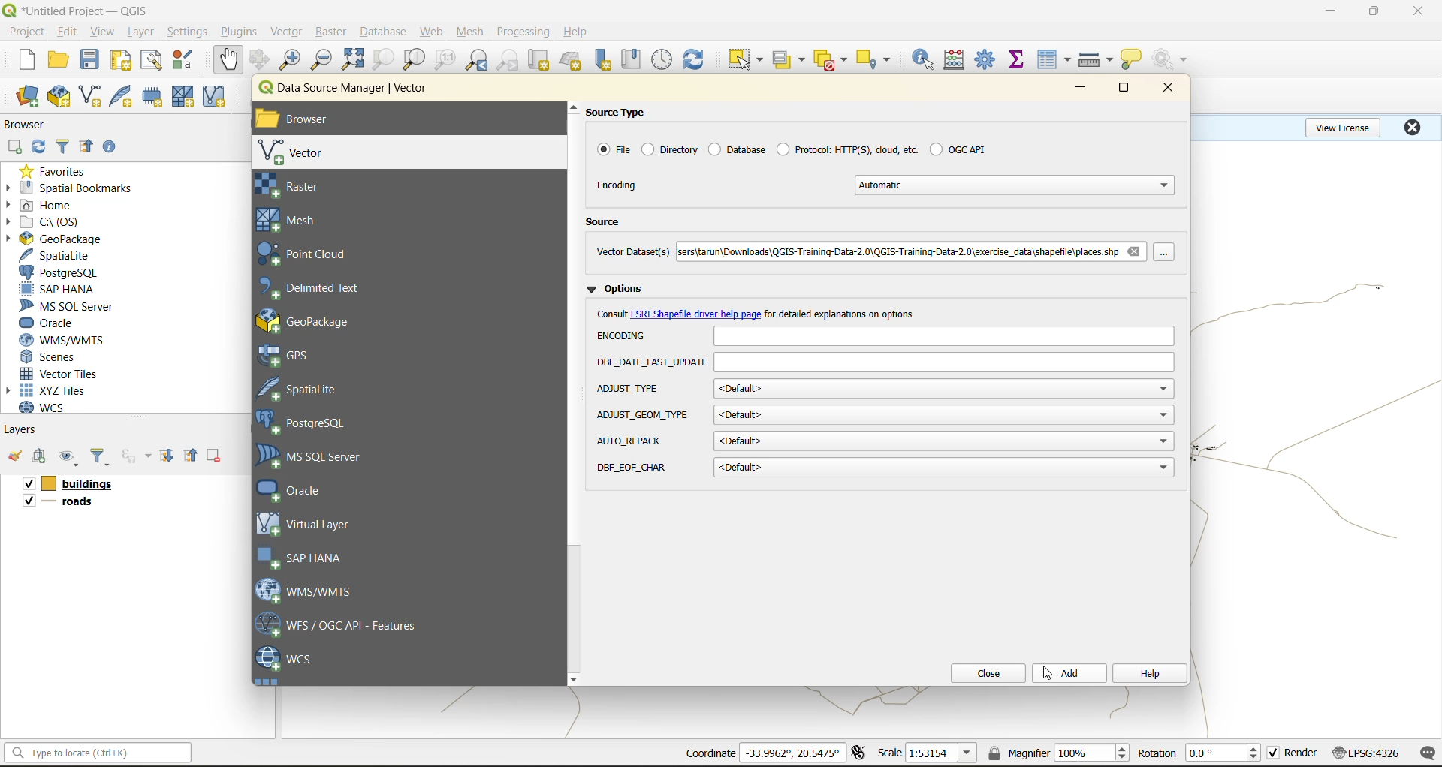  Describe the element at coordinates (41, 457) in the screenshot. I see `add` at that location.